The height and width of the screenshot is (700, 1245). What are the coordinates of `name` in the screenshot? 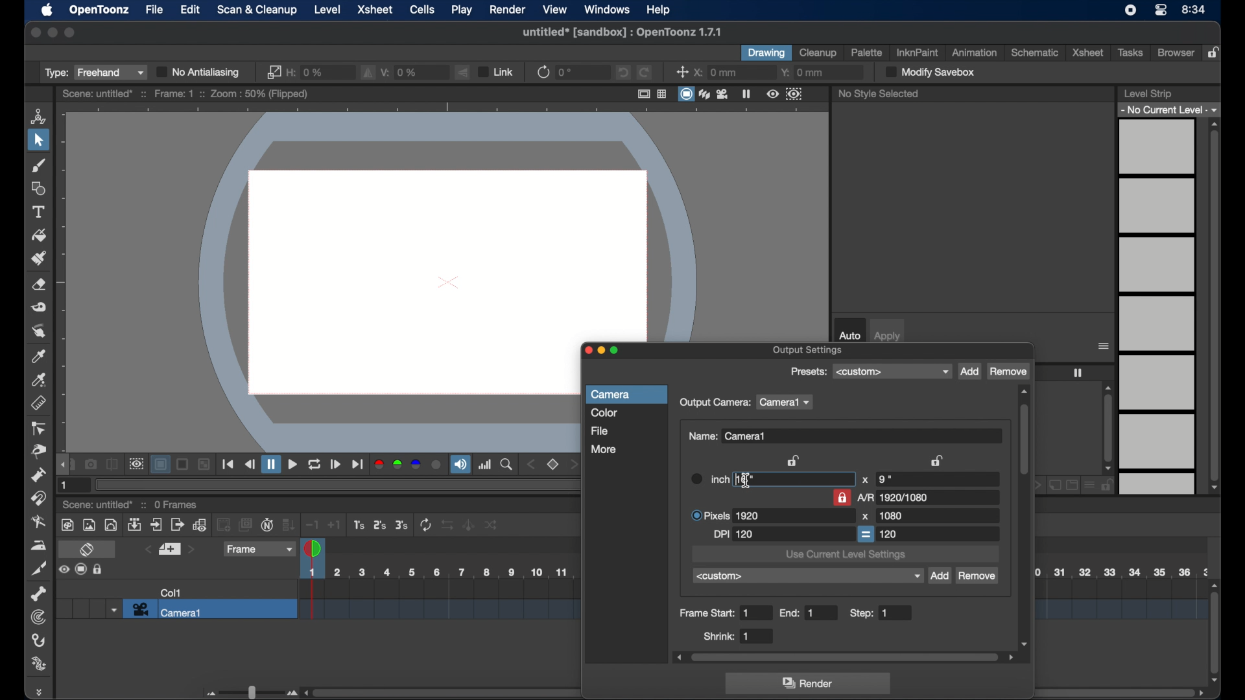 It's located at (728, 436).